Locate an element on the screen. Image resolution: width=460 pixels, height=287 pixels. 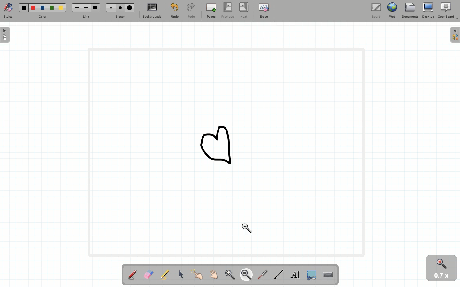
Next is located at coordinates (244, 10).